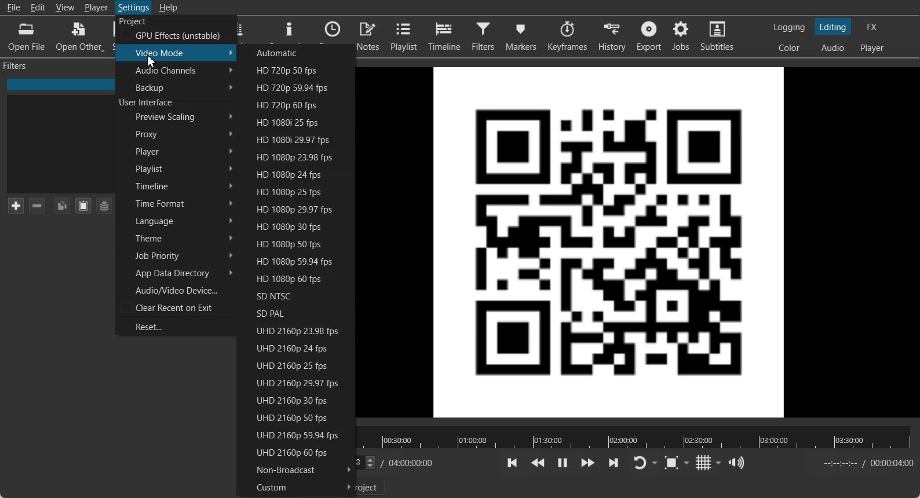 This screenshot has width=920, height=498. I want to click on Non-Broadcast, so click(296, 469).